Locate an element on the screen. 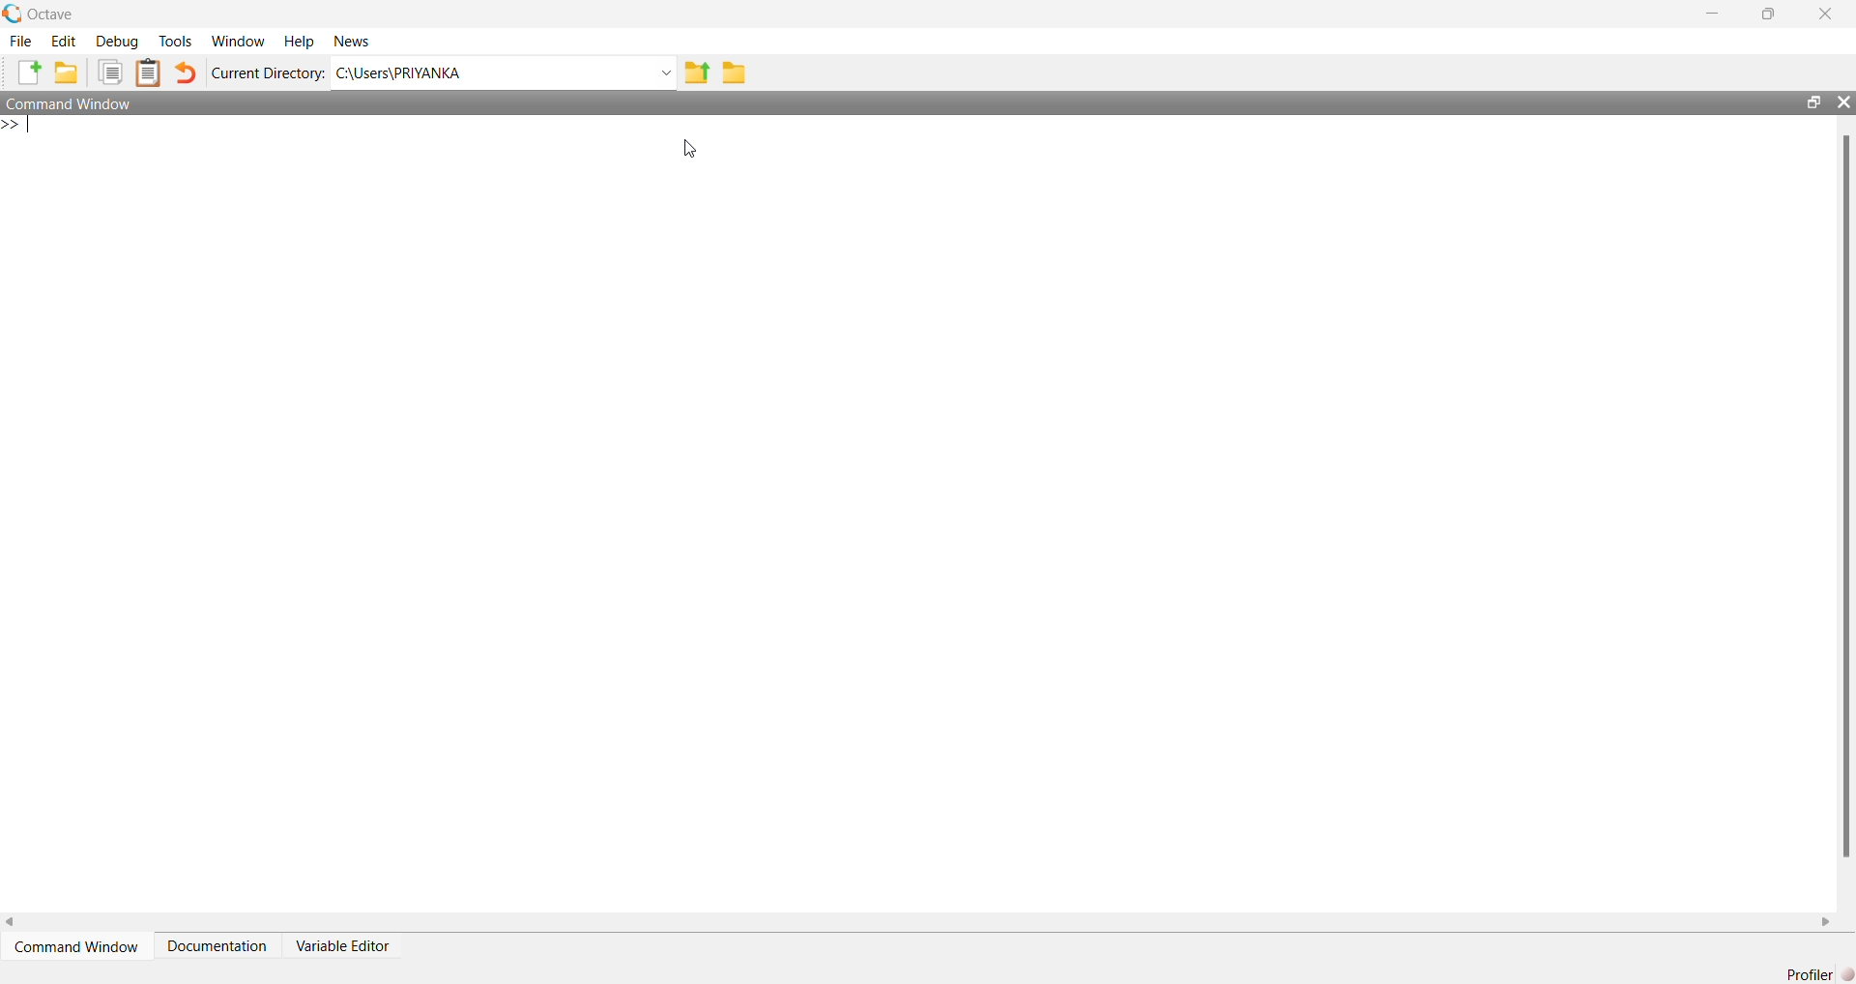 This screenshot has height=984, width=1856. news is located at coordinates (358, 42).